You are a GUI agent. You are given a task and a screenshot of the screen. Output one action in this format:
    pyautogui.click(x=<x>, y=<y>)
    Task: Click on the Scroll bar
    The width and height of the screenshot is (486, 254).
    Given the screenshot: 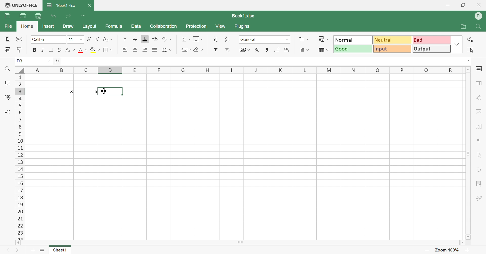 What is the action you would take?
    pyautogui.click(x=240, y=243)
    